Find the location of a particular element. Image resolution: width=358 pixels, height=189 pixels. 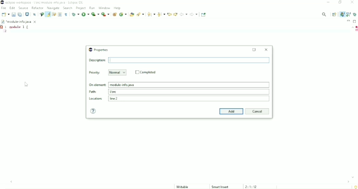

Cancel is located at coordinates (258, 112).